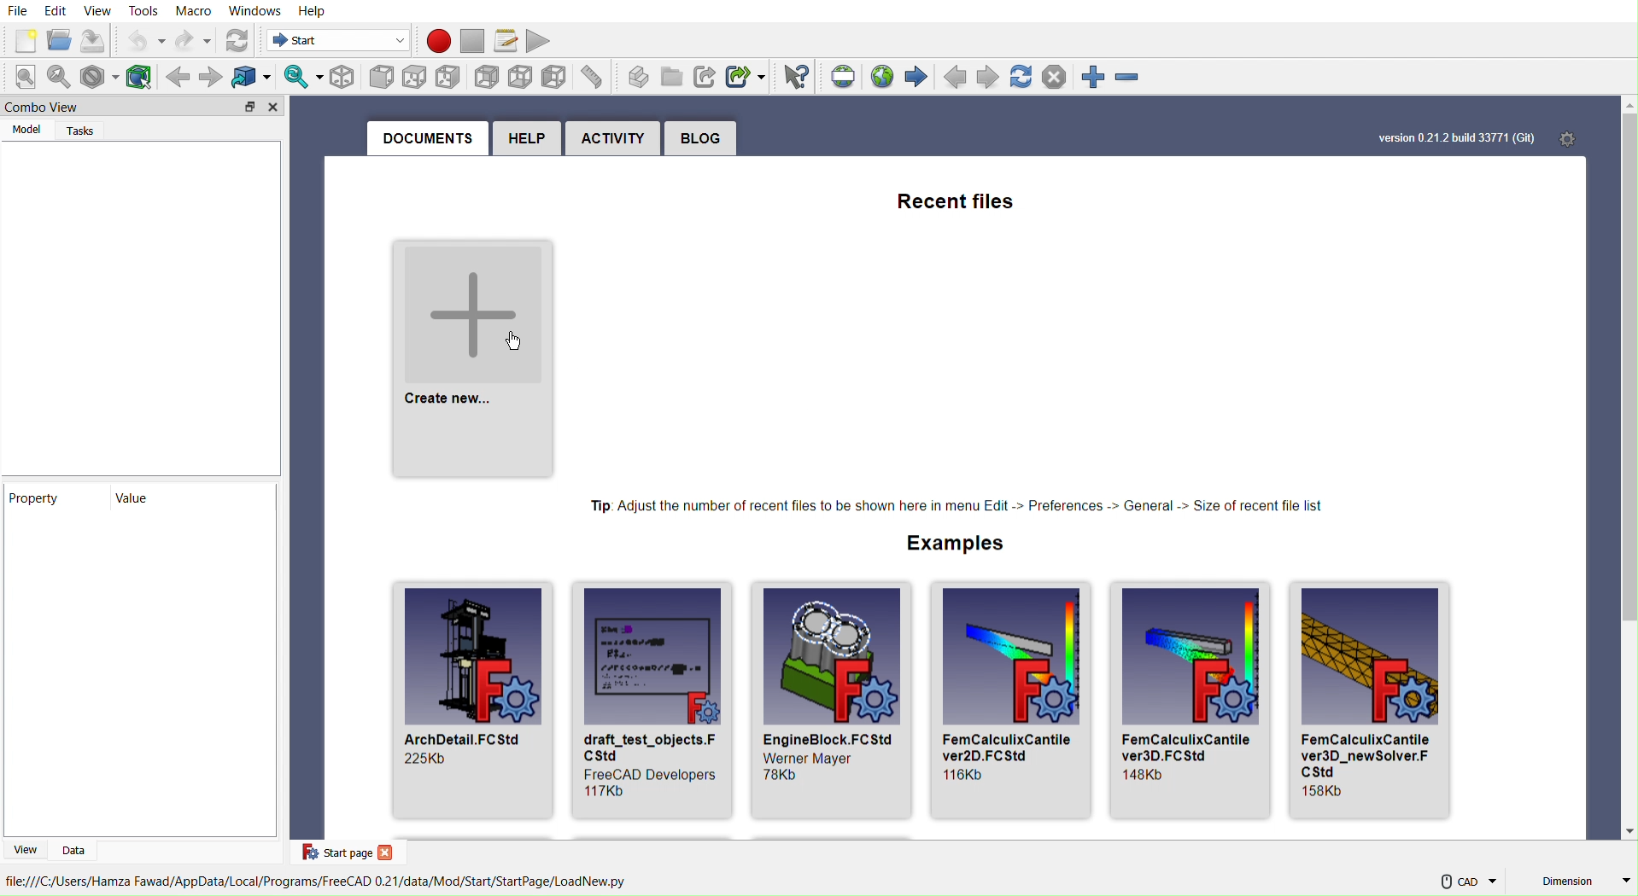 The height and width of the screenshot is (896, 1638). Describe the element at coordinates (99, 11) in the screenshot. I see `View` at that location.